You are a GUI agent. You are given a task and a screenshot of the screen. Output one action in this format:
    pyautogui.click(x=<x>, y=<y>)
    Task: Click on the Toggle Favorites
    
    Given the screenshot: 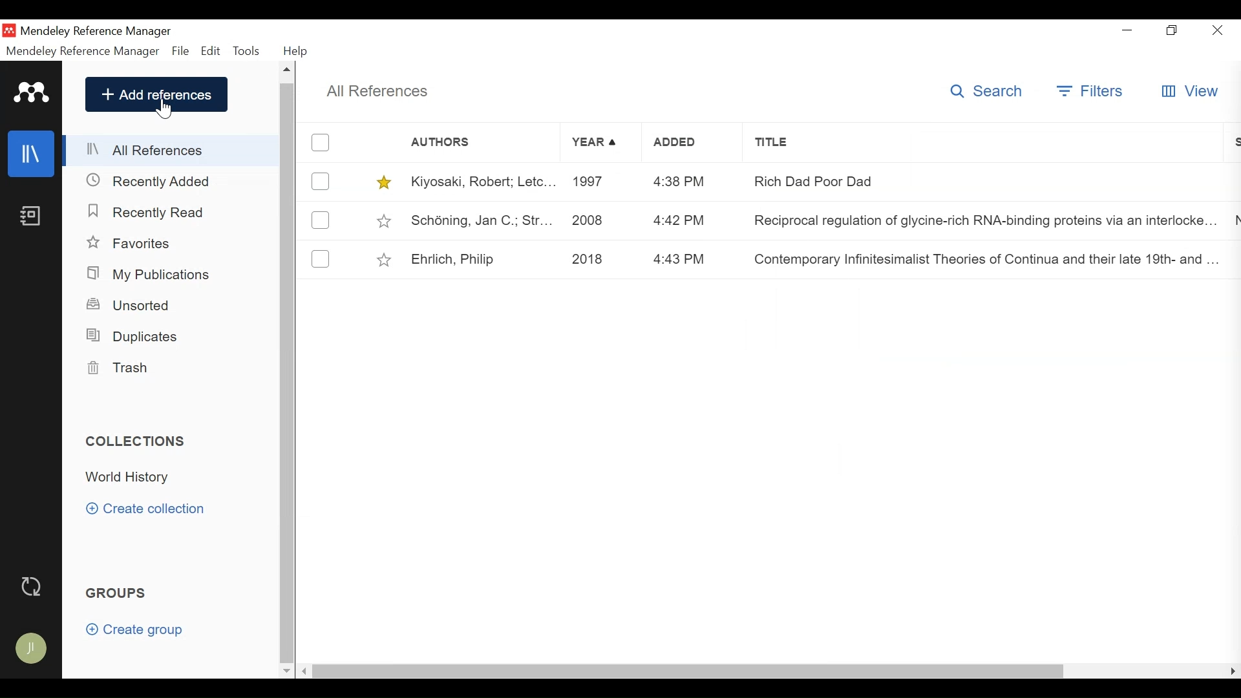 What is the action you would take?
    pyautogui.click(x=381, y=258)
    